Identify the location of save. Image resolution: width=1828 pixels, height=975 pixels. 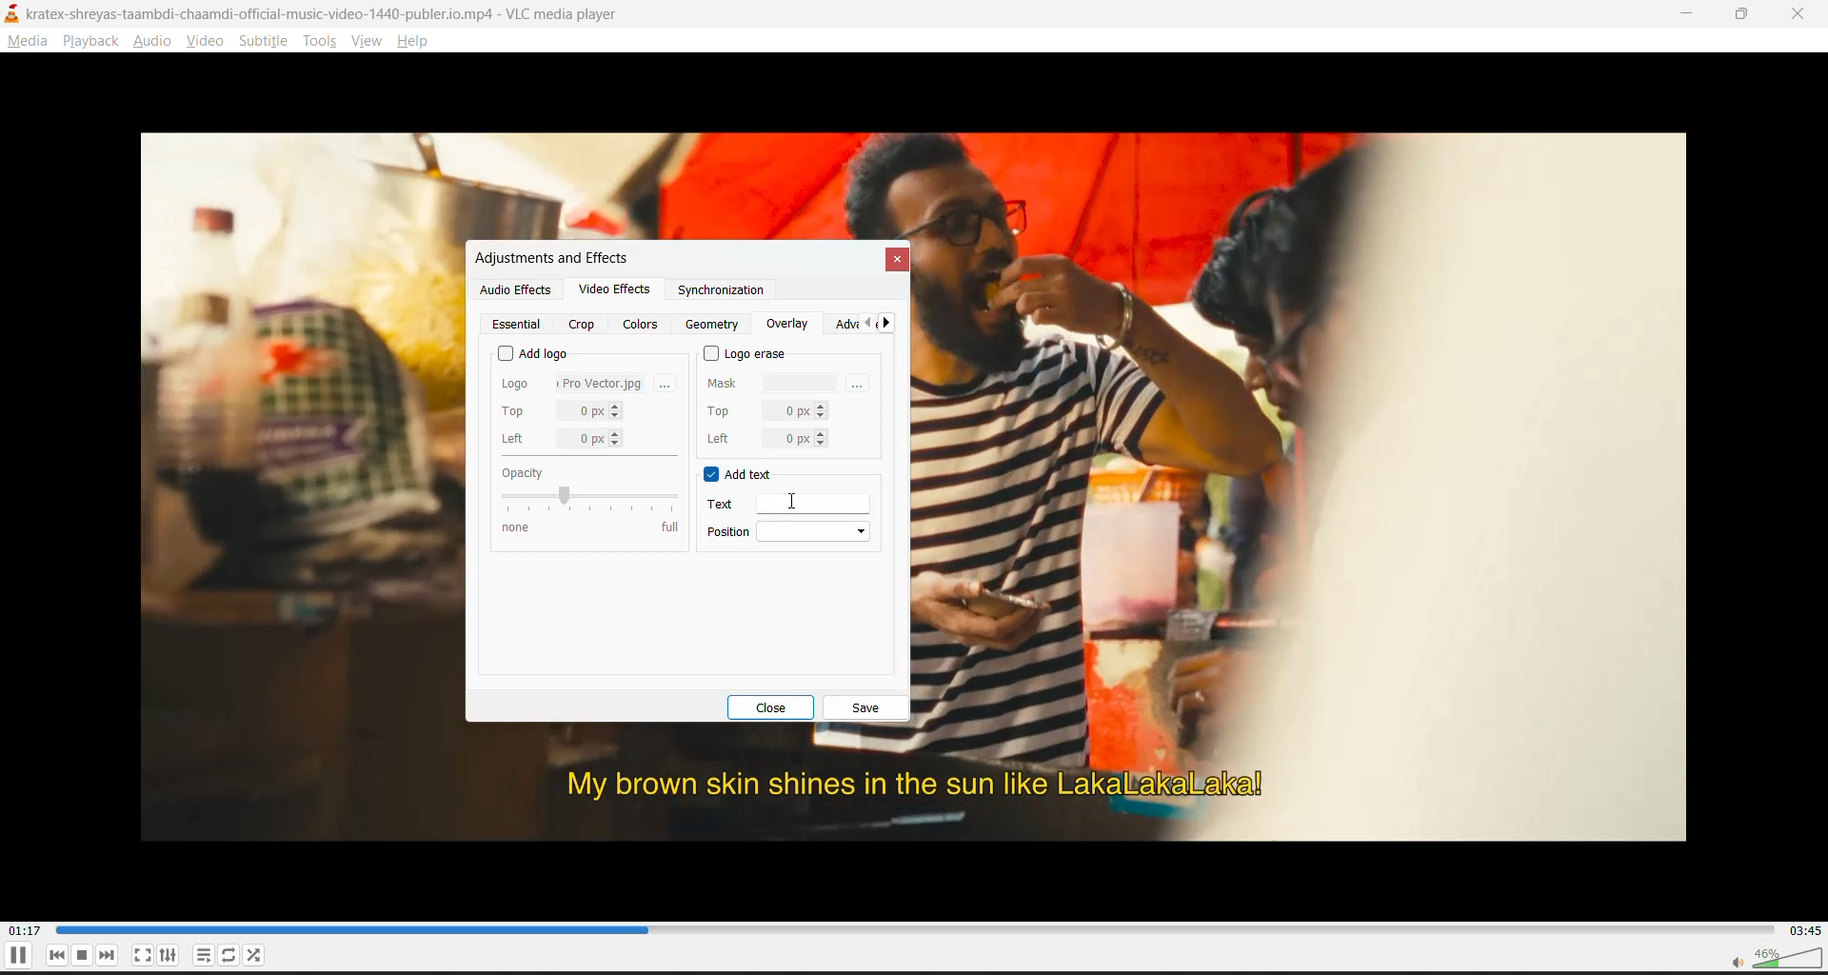
(865, 708).